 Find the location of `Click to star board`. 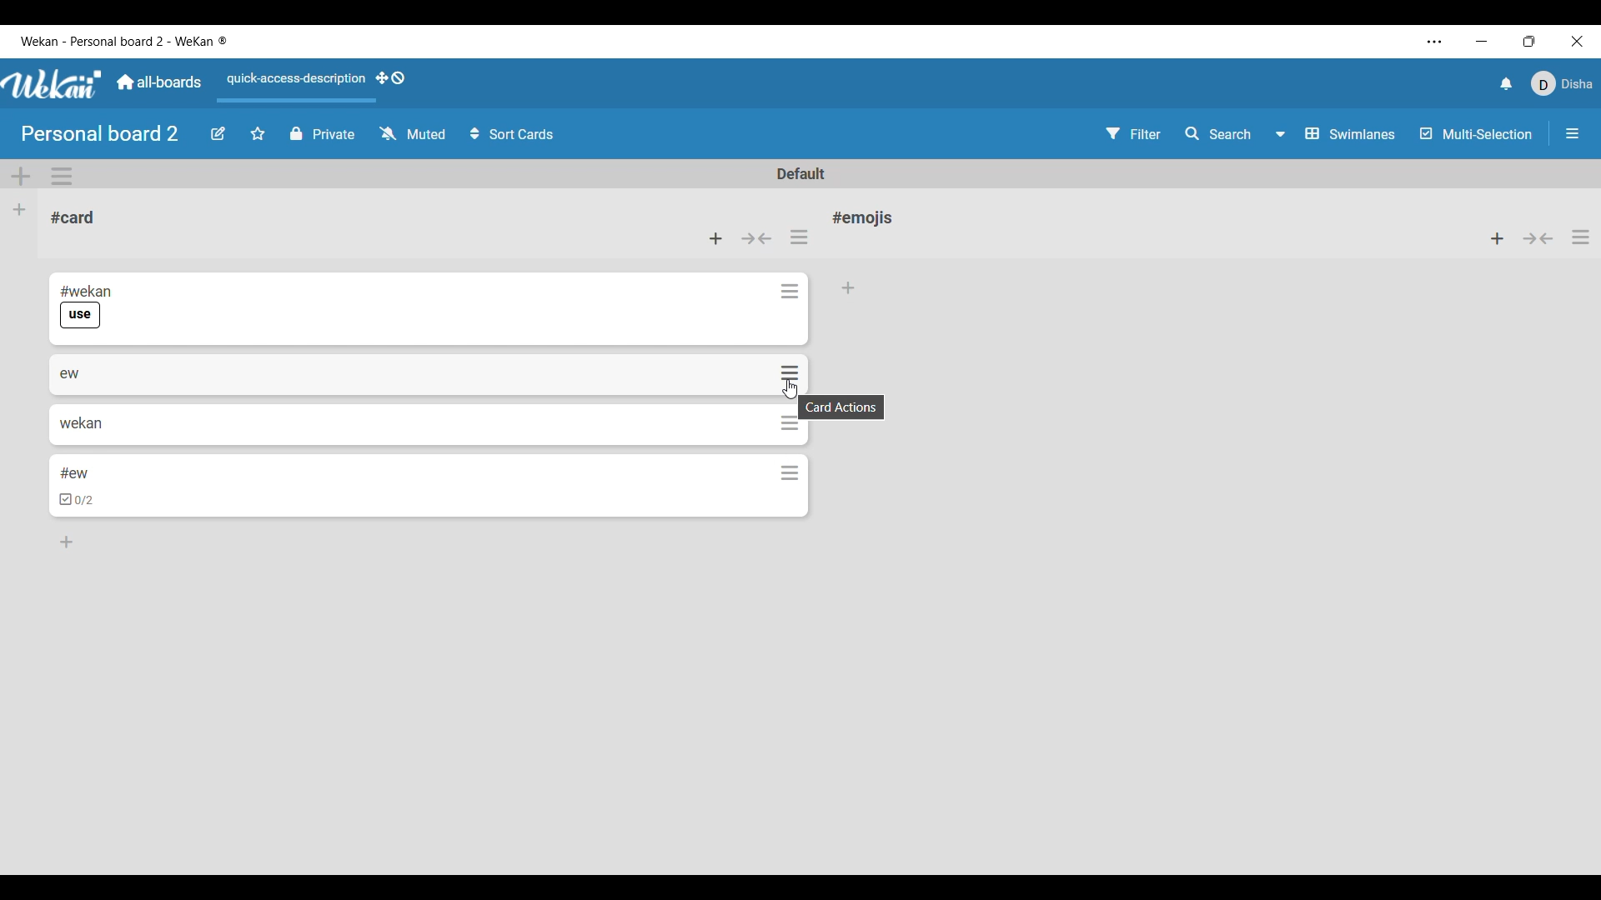

Click to star board is located at coordinates (258, 134).